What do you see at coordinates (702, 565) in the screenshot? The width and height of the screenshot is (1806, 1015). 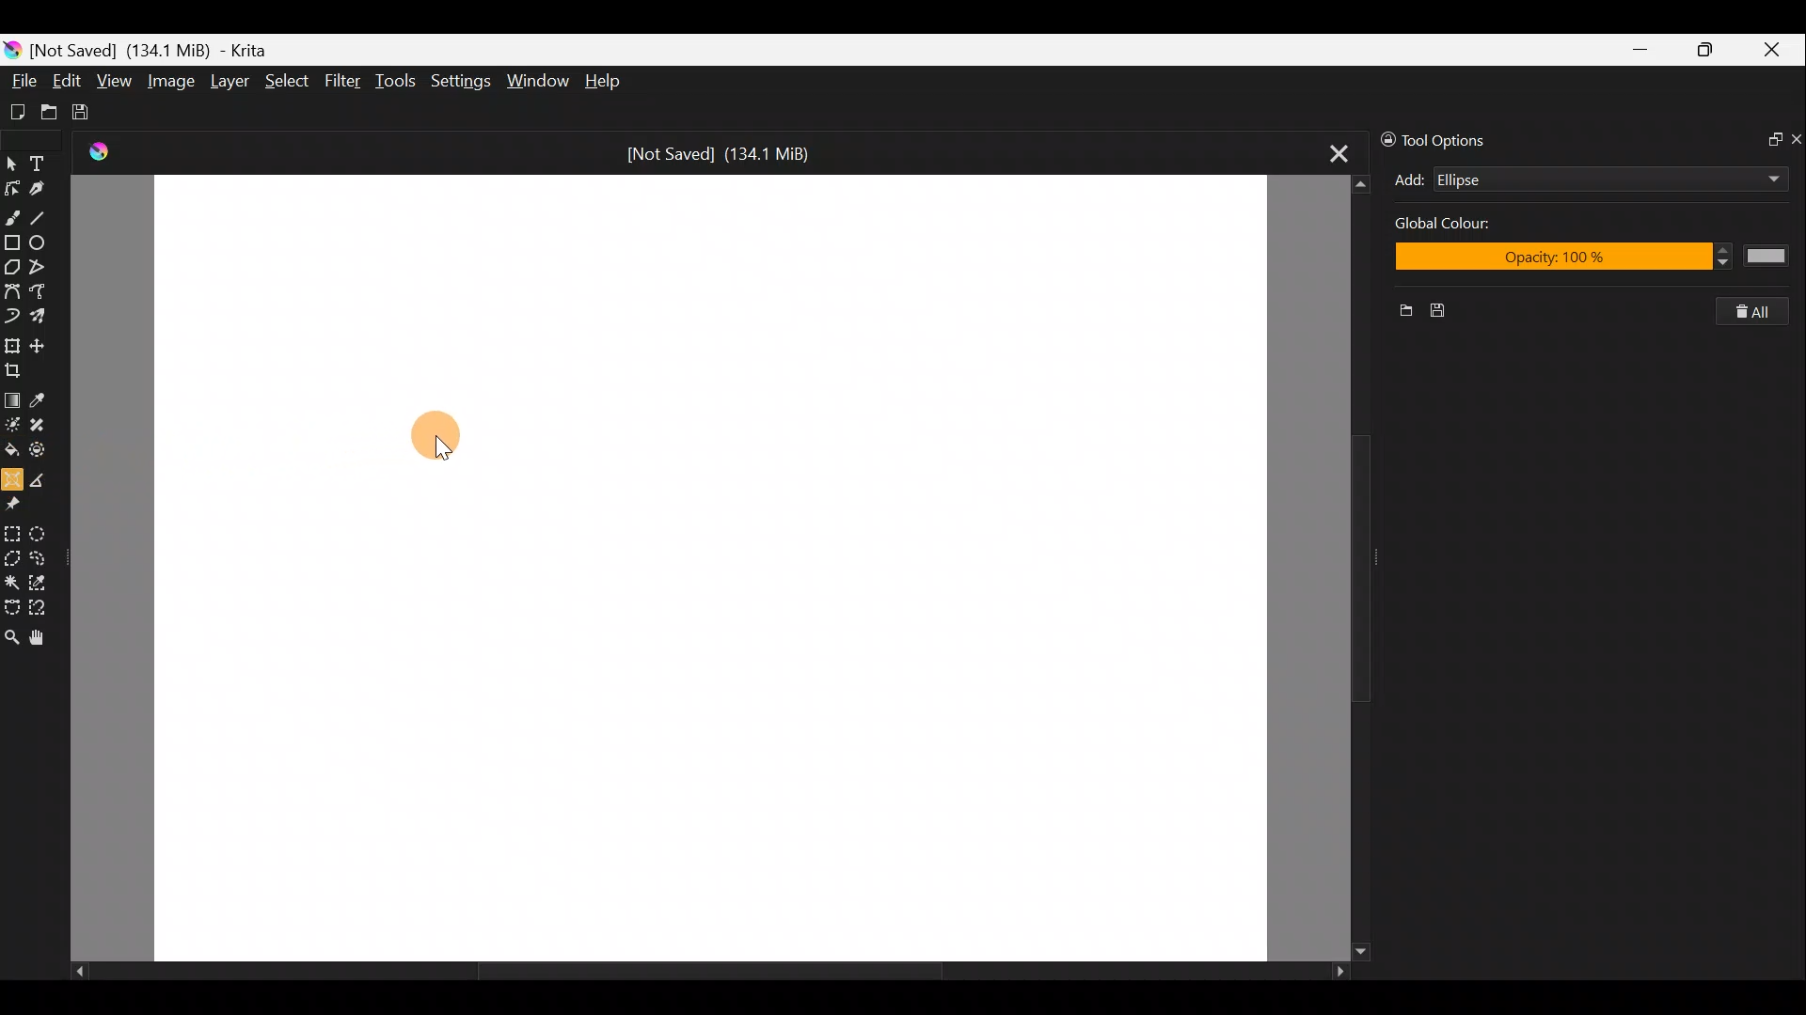 I see `Canvas` at bounding box center [702, 565].